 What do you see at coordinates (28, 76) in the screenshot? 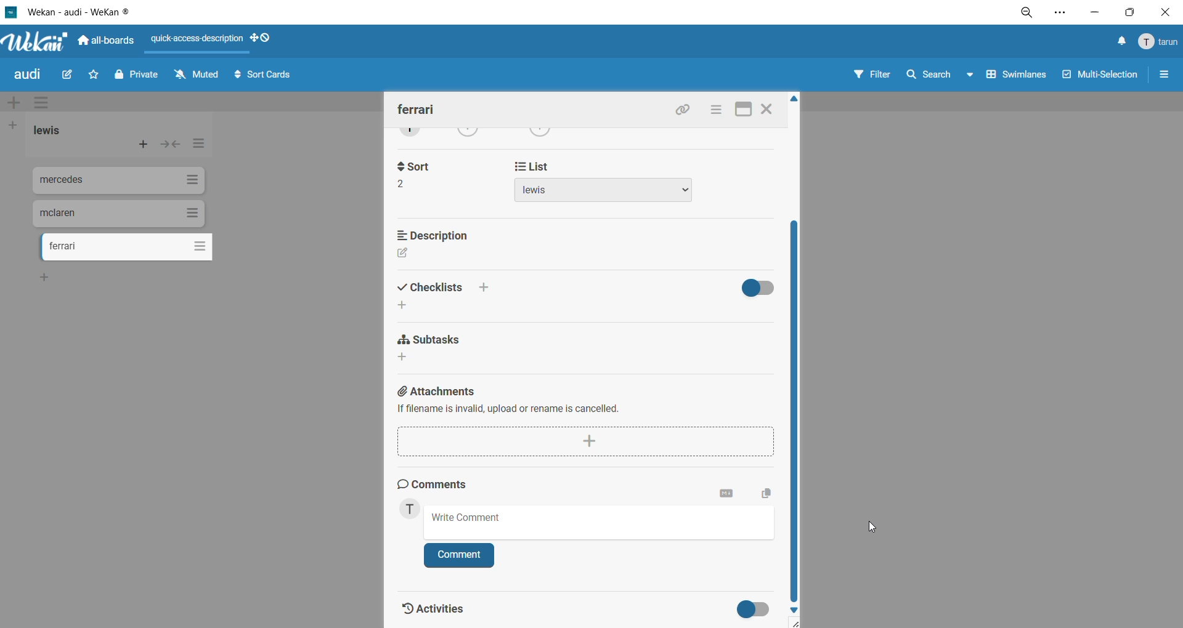
I see `board title` at bounding box center [28, 76].